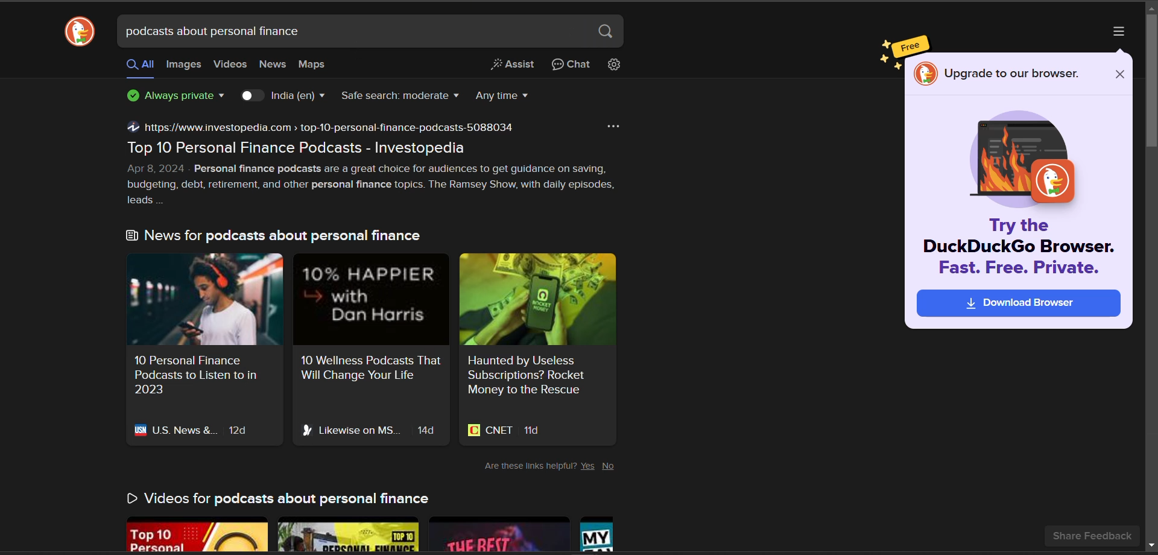 This screenshot has height=555, width=1158. What do you see at coordinates (253, 97) in the screenshot?
I see `country search toggle key` at bounding box center [253, 97].